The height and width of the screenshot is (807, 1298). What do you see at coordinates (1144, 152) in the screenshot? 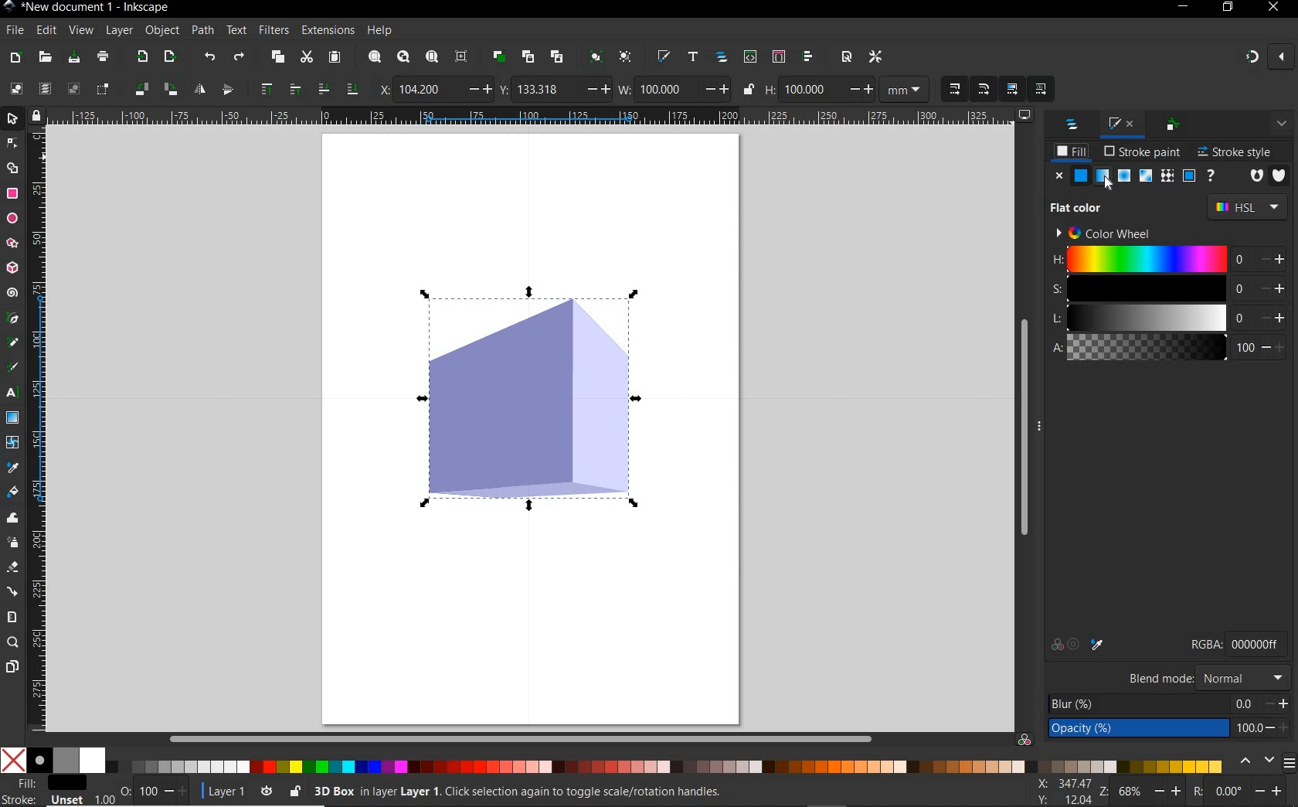
I see `STROKE PAINT` at bounding box center [1144, 152].